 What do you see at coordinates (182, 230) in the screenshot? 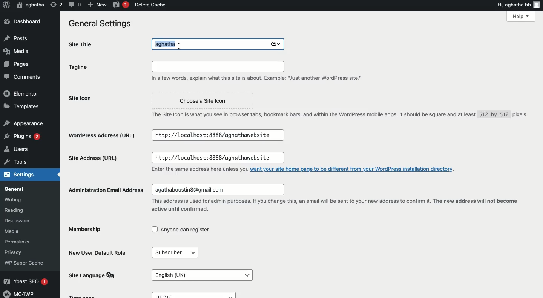
I see `Anyone can register` at bounding box center [182, 230].